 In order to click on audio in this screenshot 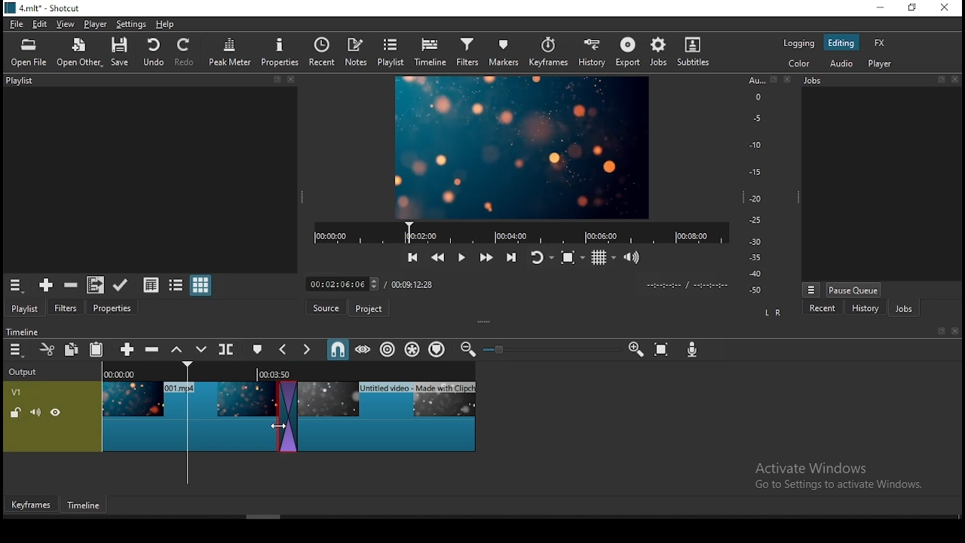, I will do `click(844, 63)`.